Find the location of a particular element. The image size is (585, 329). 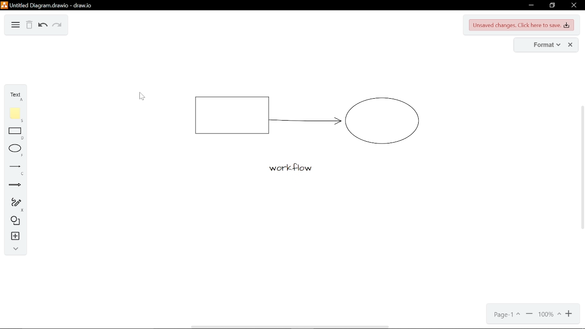

diagram is located at coordinates (15, 26).